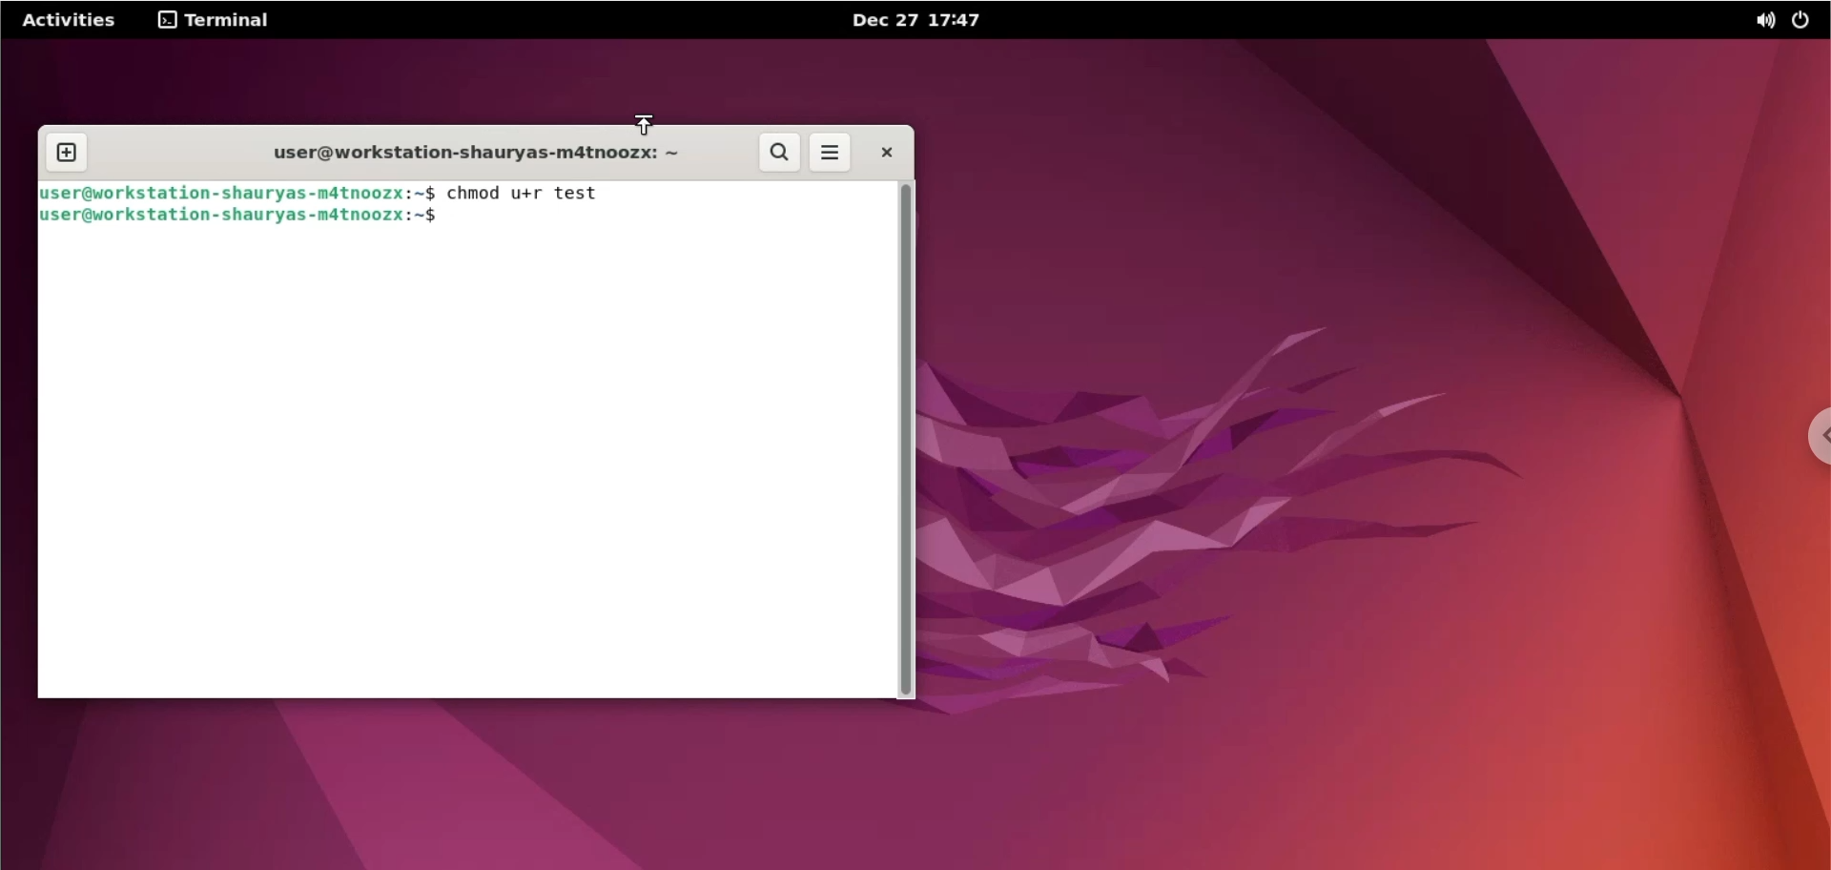 Image resolution: width=1831 pixels, height=870 pixels. What do you see at coordinates (909, 441) in the screenshot?
I see `scrollbar` at bounding box center [909, 441].